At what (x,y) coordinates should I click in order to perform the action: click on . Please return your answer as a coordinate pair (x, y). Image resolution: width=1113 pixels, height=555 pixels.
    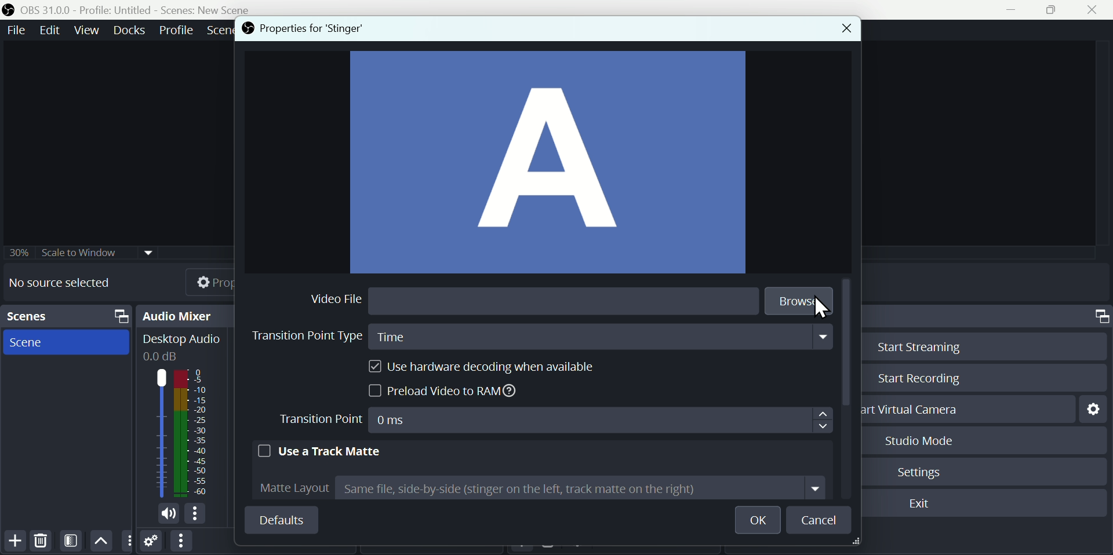
    Looking at the image, I should click on (131, 30).